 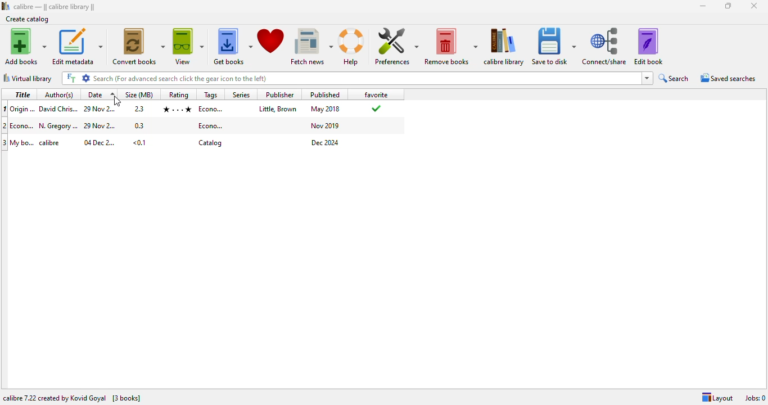 I want to click on calibre 7.22 created by Kovid Goyal, so click(x=55, y=398).